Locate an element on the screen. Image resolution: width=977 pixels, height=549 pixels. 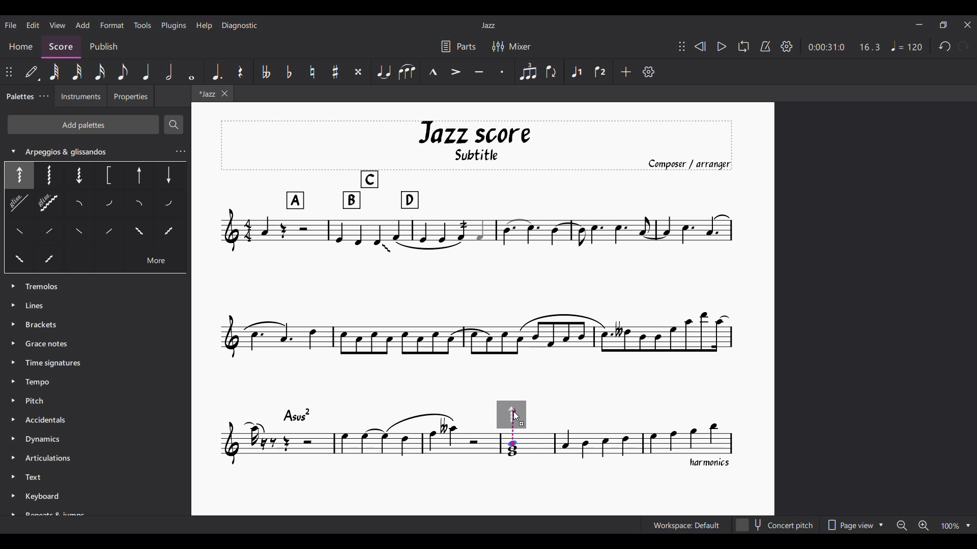
64th note is located at coordinates (54, 72).